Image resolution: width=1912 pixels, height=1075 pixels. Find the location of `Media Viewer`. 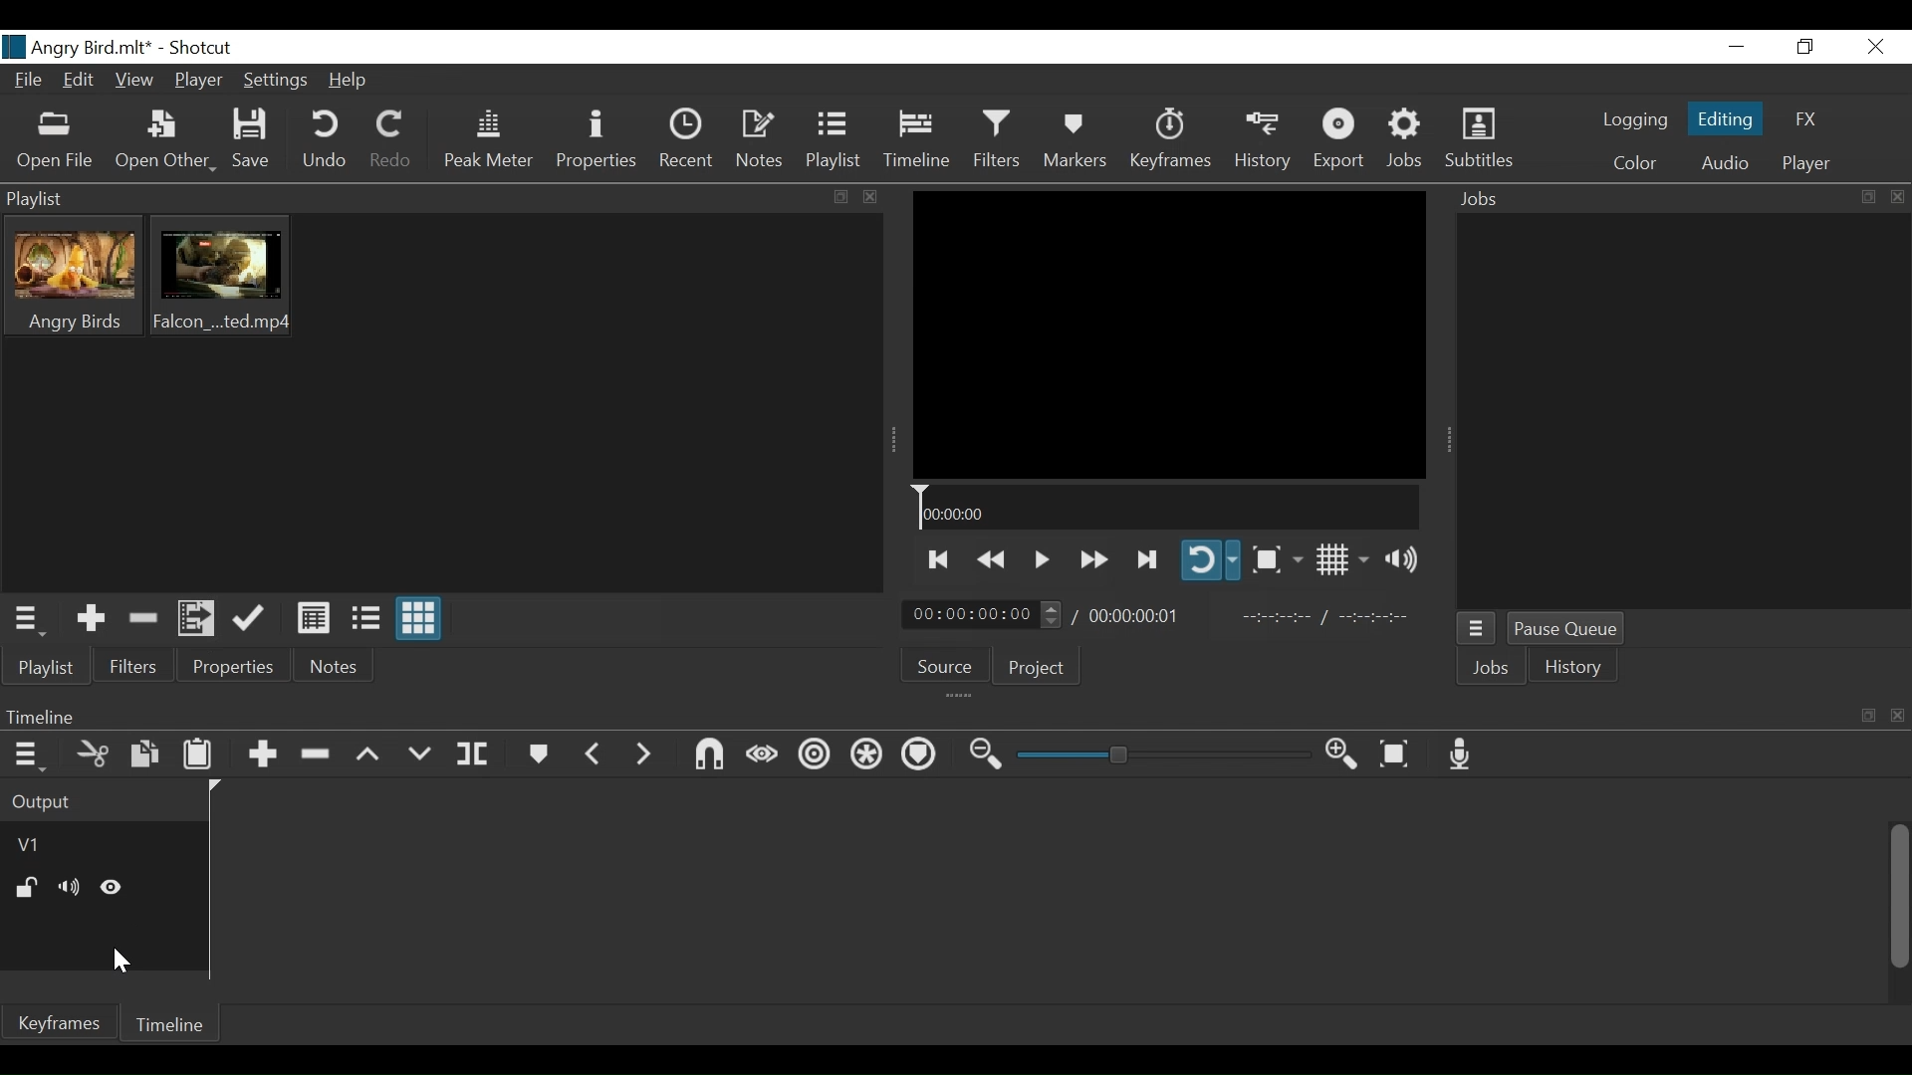

Media Viewer is located at coordinates (1169, 334).